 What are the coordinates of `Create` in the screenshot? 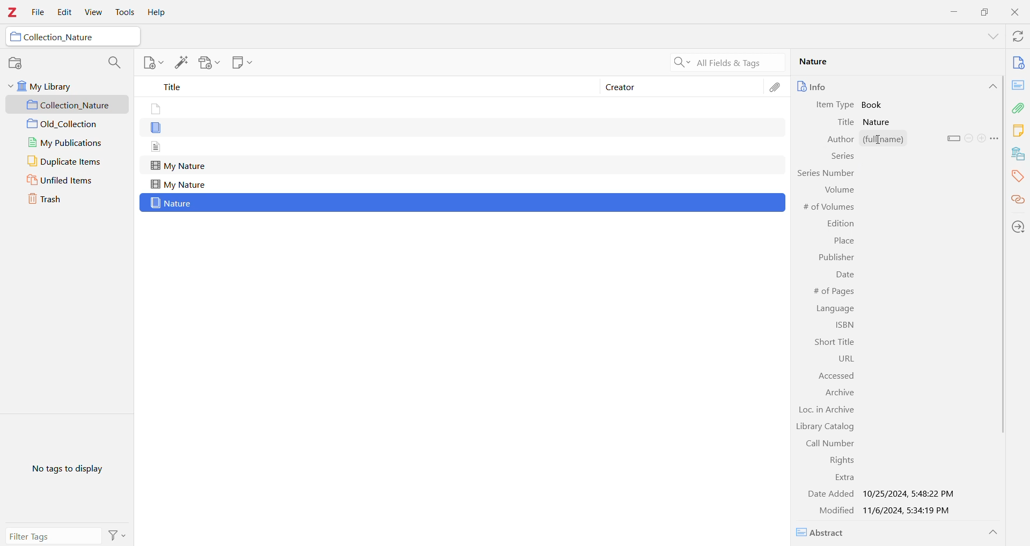 It's located at (981, 138).